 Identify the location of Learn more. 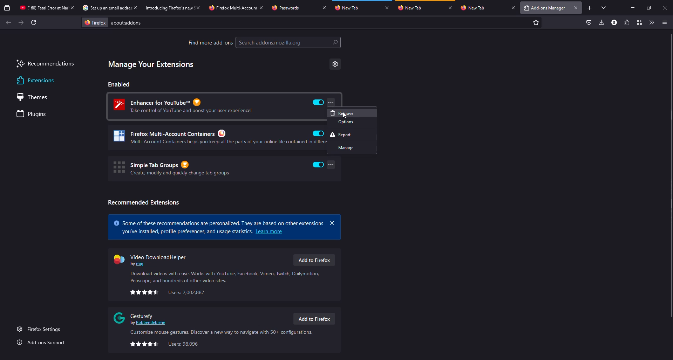
(270, 231).